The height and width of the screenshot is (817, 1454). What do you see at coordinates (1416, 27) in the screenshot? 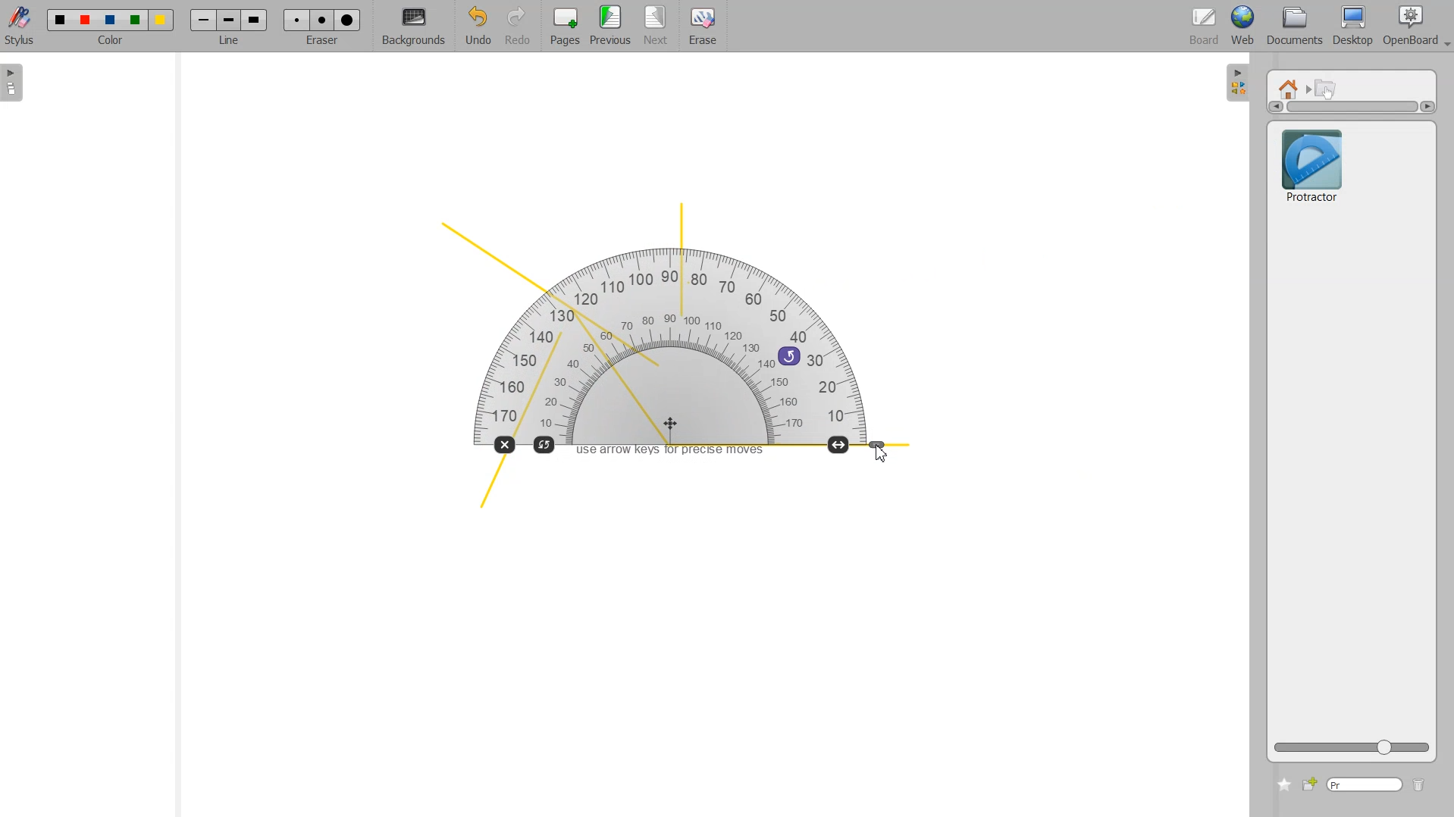
I see `Open Board` at bounding box center [1416, 27].